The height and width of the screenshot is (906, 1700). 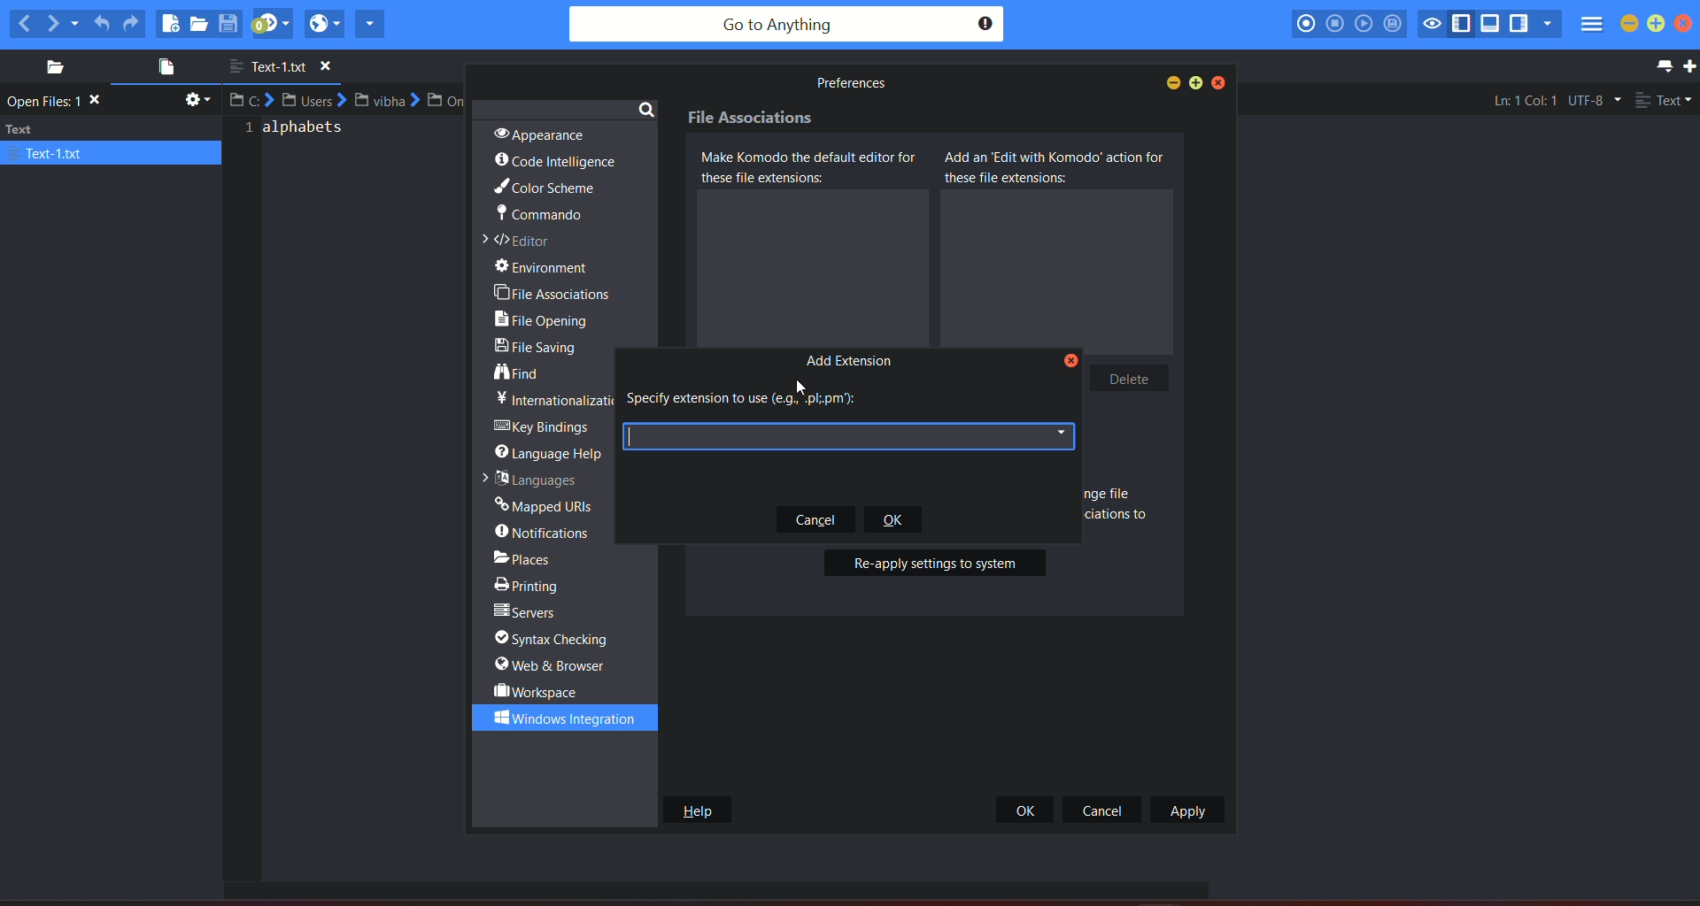 What do you see at coordinates (102, 20) in the screenshot?
I see `undo` at bounding box center [102, 20].